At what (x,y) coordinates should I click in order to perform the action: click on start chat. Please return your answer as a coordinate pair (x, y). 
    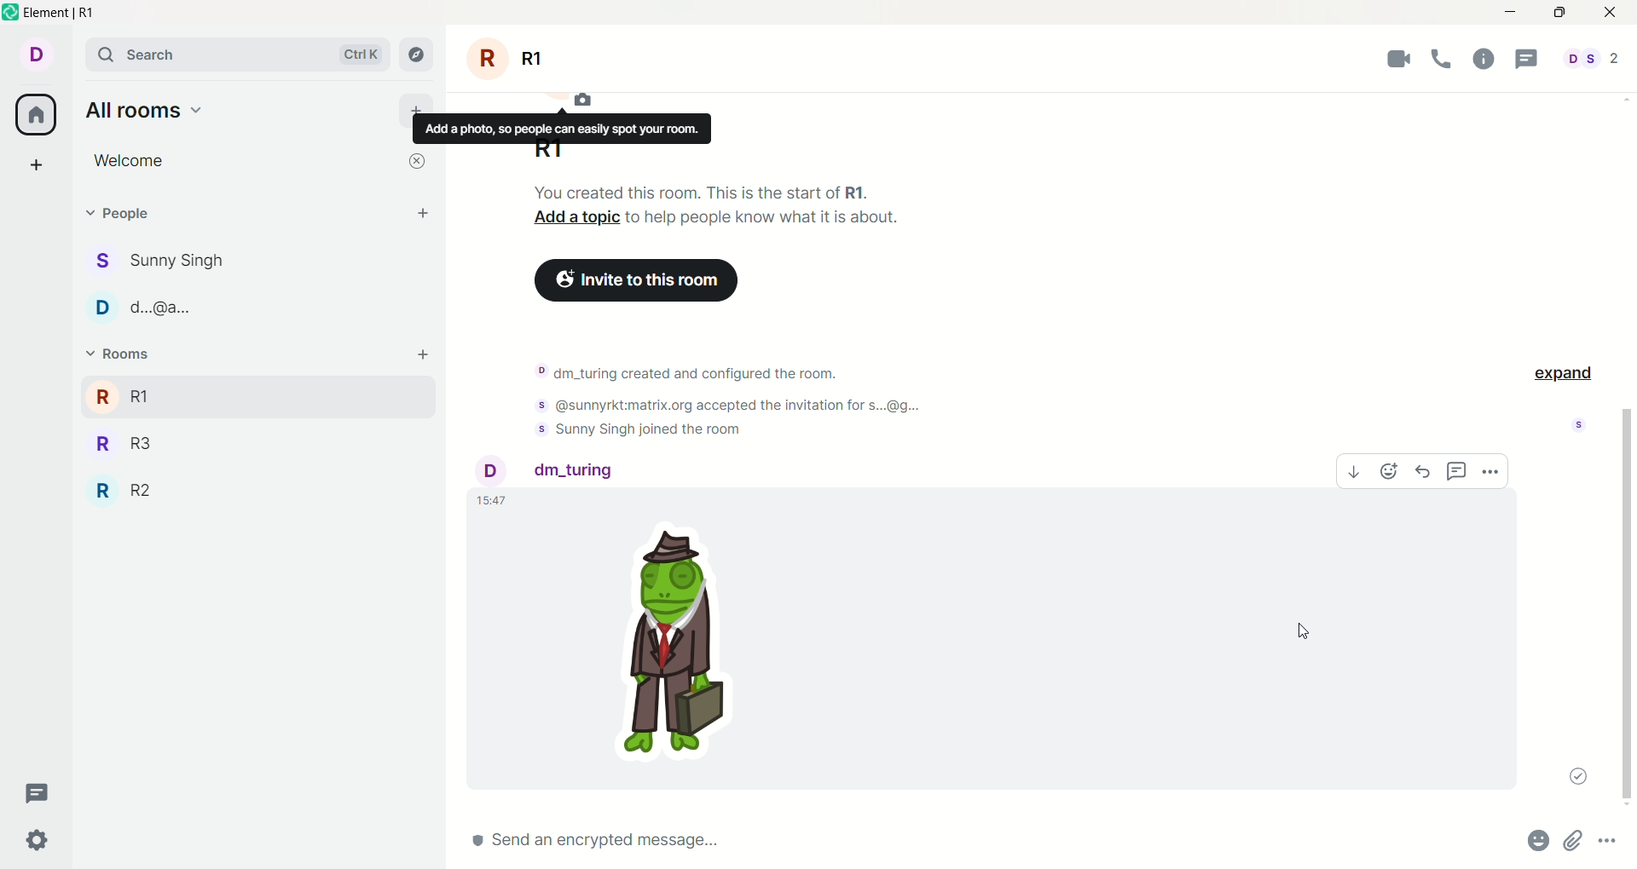
    Looking at the image, I should click on (423, 212).